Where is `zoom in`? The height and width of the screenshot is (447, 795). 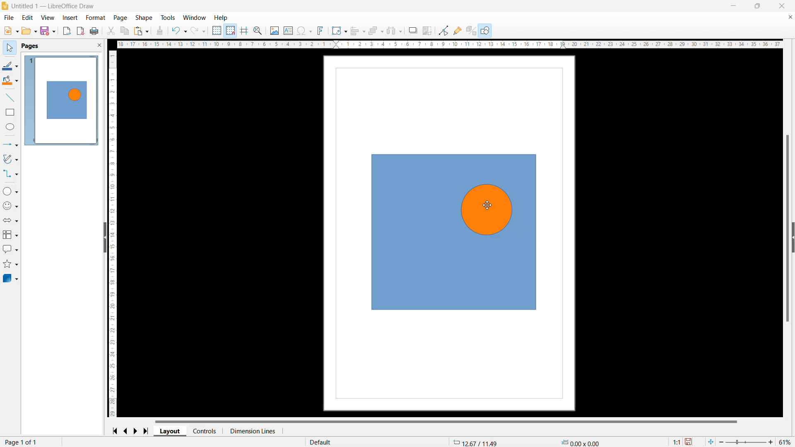
zoom in is located at coordinates (771, 442).